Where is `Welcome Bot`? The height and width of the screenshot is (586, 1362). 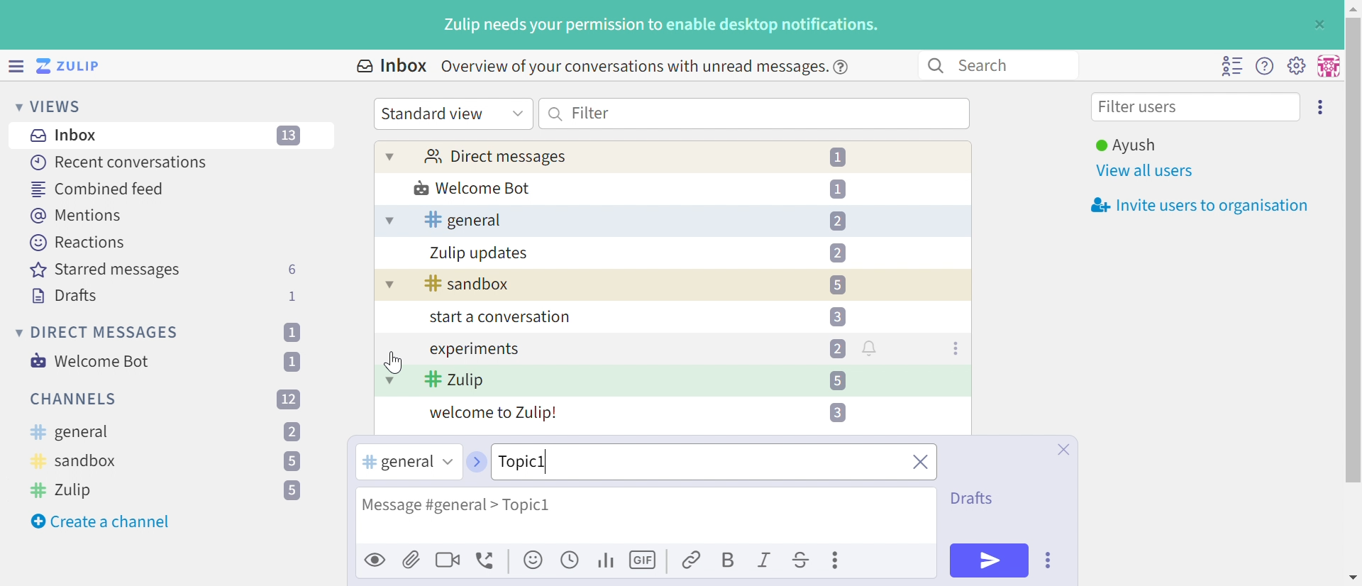
Welcome Bot is located at coordinates (92, 361).